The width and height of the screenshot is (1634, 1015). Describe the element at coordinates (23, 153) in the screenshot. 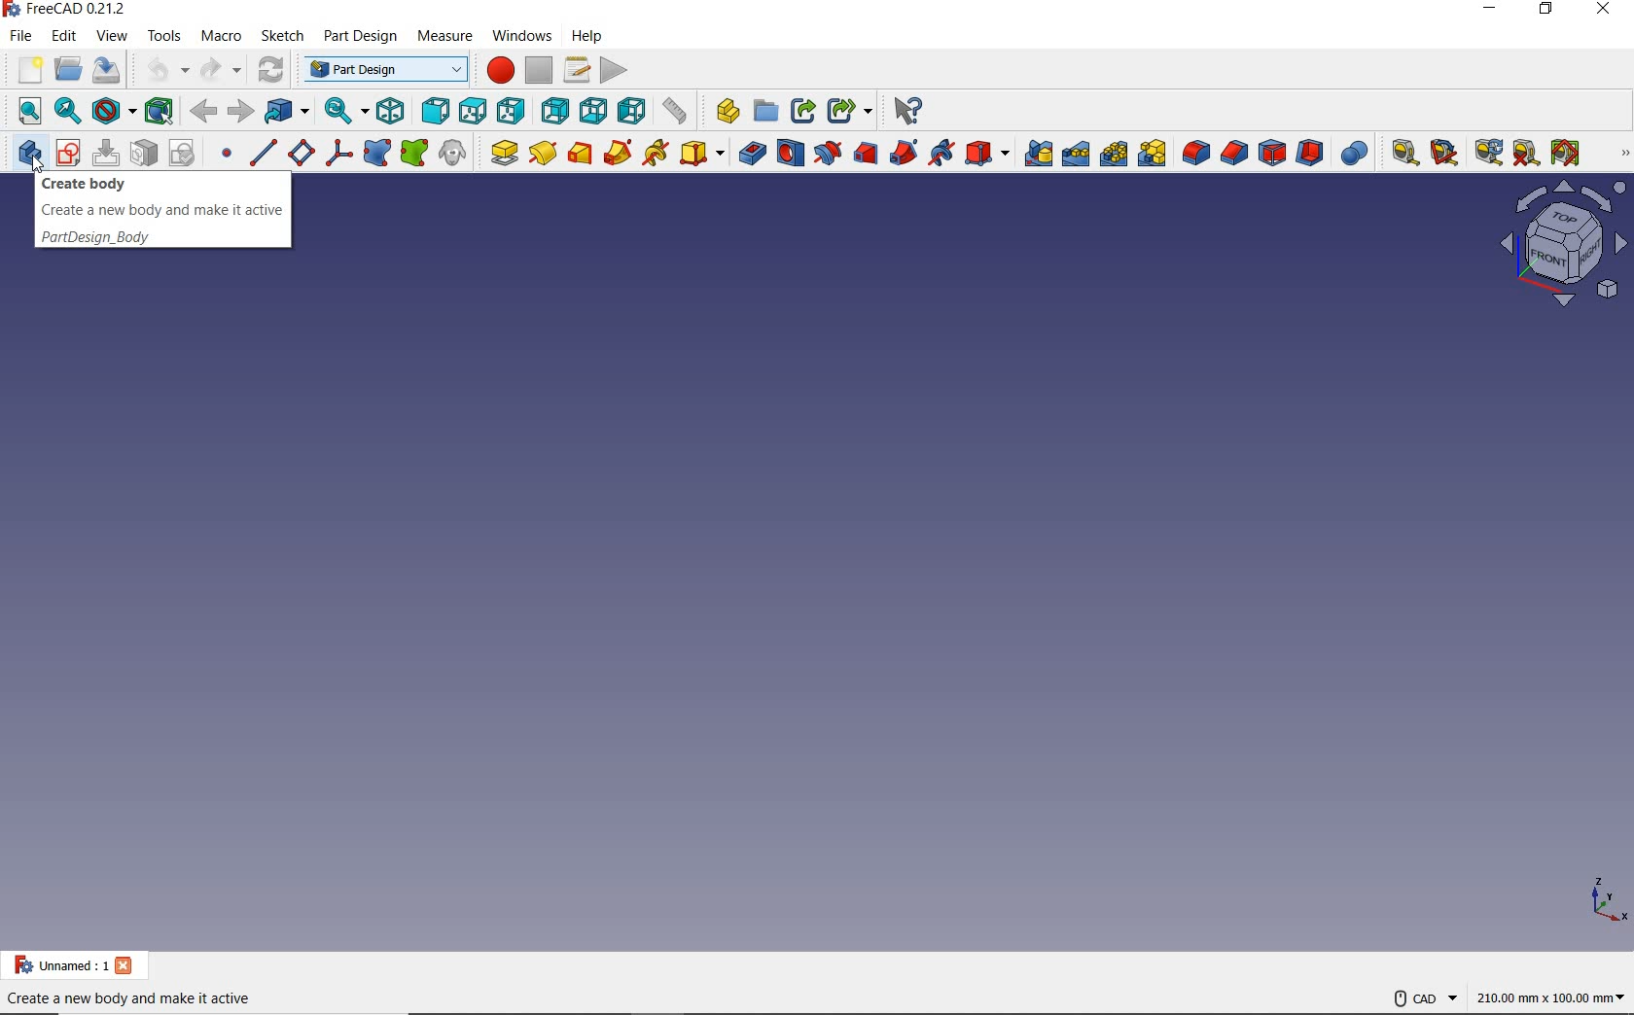

I see `CREATE BODY` at that location.